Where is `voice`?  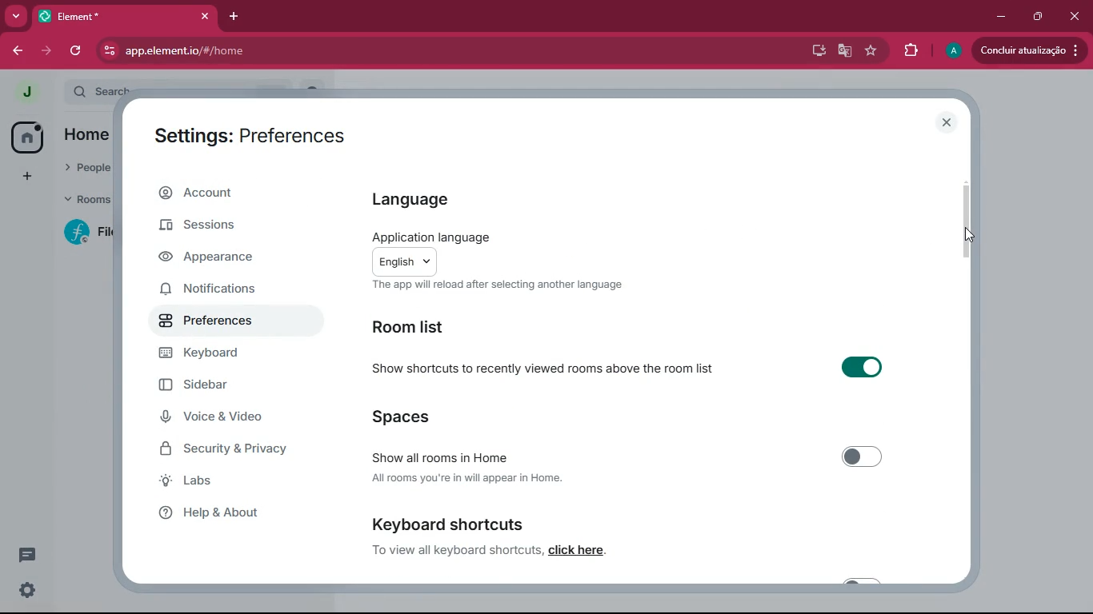 voice is located at coordinates (227, 419).